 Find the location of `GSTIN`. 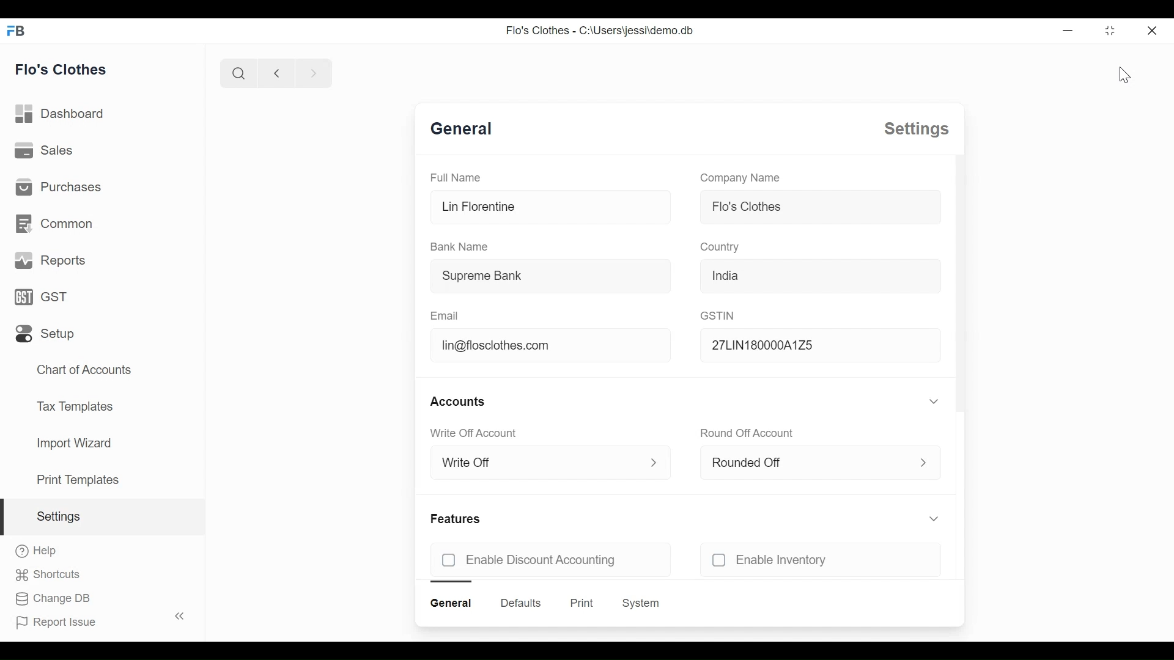

GSTIN is located at coordinates (722, 317).